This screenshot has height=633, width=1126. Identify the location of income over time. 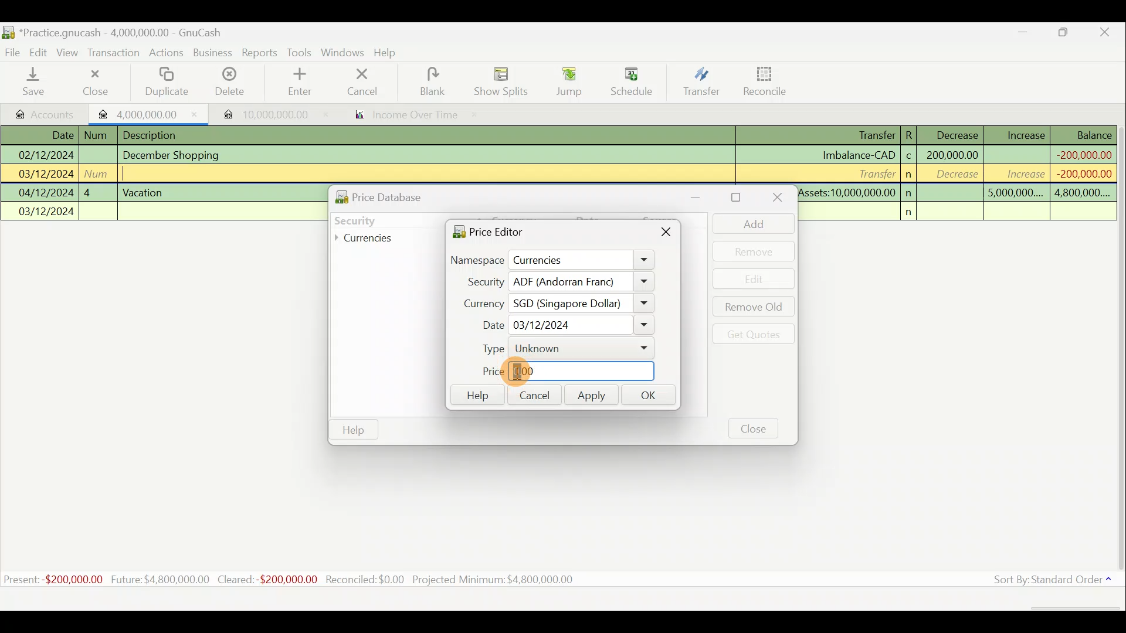
(415, 115).